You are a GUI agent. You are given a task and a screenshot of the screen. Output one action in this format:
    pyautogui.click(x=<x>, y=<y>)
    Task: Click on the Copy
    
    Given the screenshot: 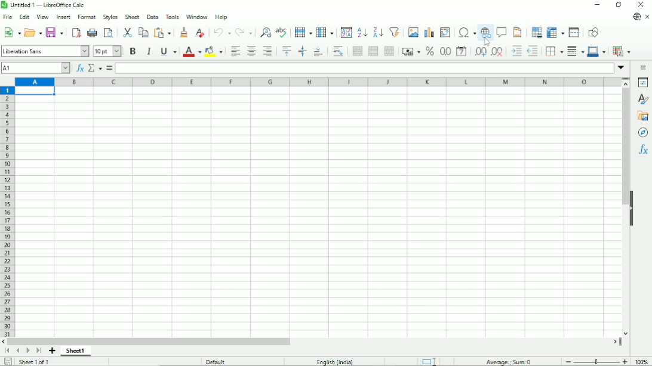 What is the action you would take?
    pyautogui.click(x=143, y=32)
    